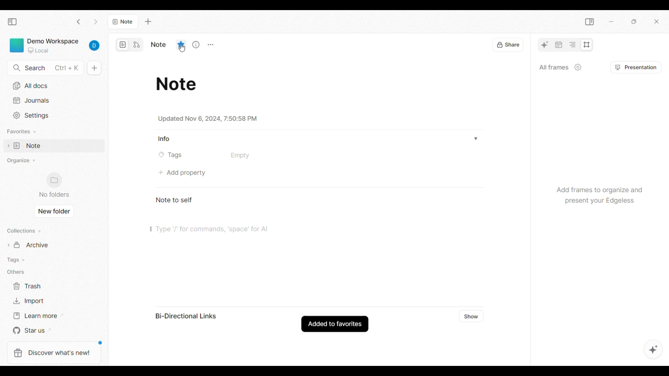 The width and height of the screenshot is (669, 376). What do you see at coordinates (96, 22) in the screenshot?
I see `Go forward` at bounding box center [96, 22].